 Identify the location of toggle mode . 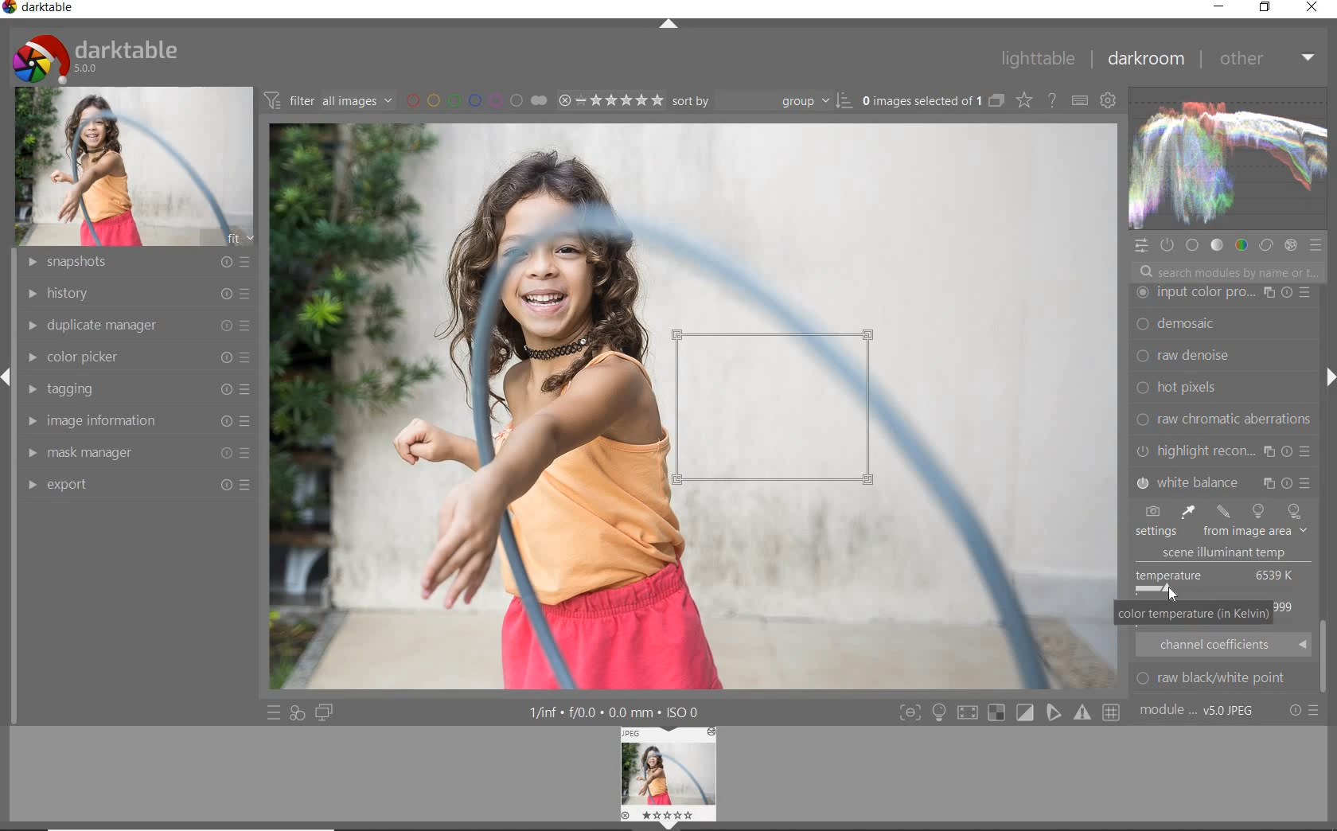
(1113, 712).